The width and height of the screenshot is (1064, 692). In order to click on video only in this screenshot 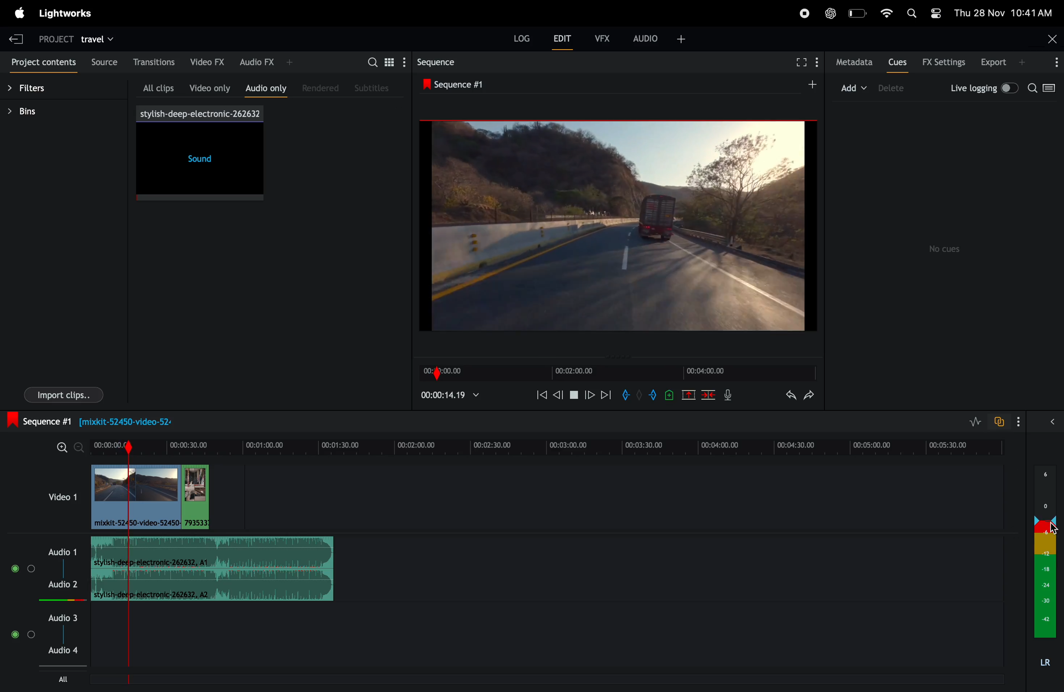, I will do `click(207, 86)`.